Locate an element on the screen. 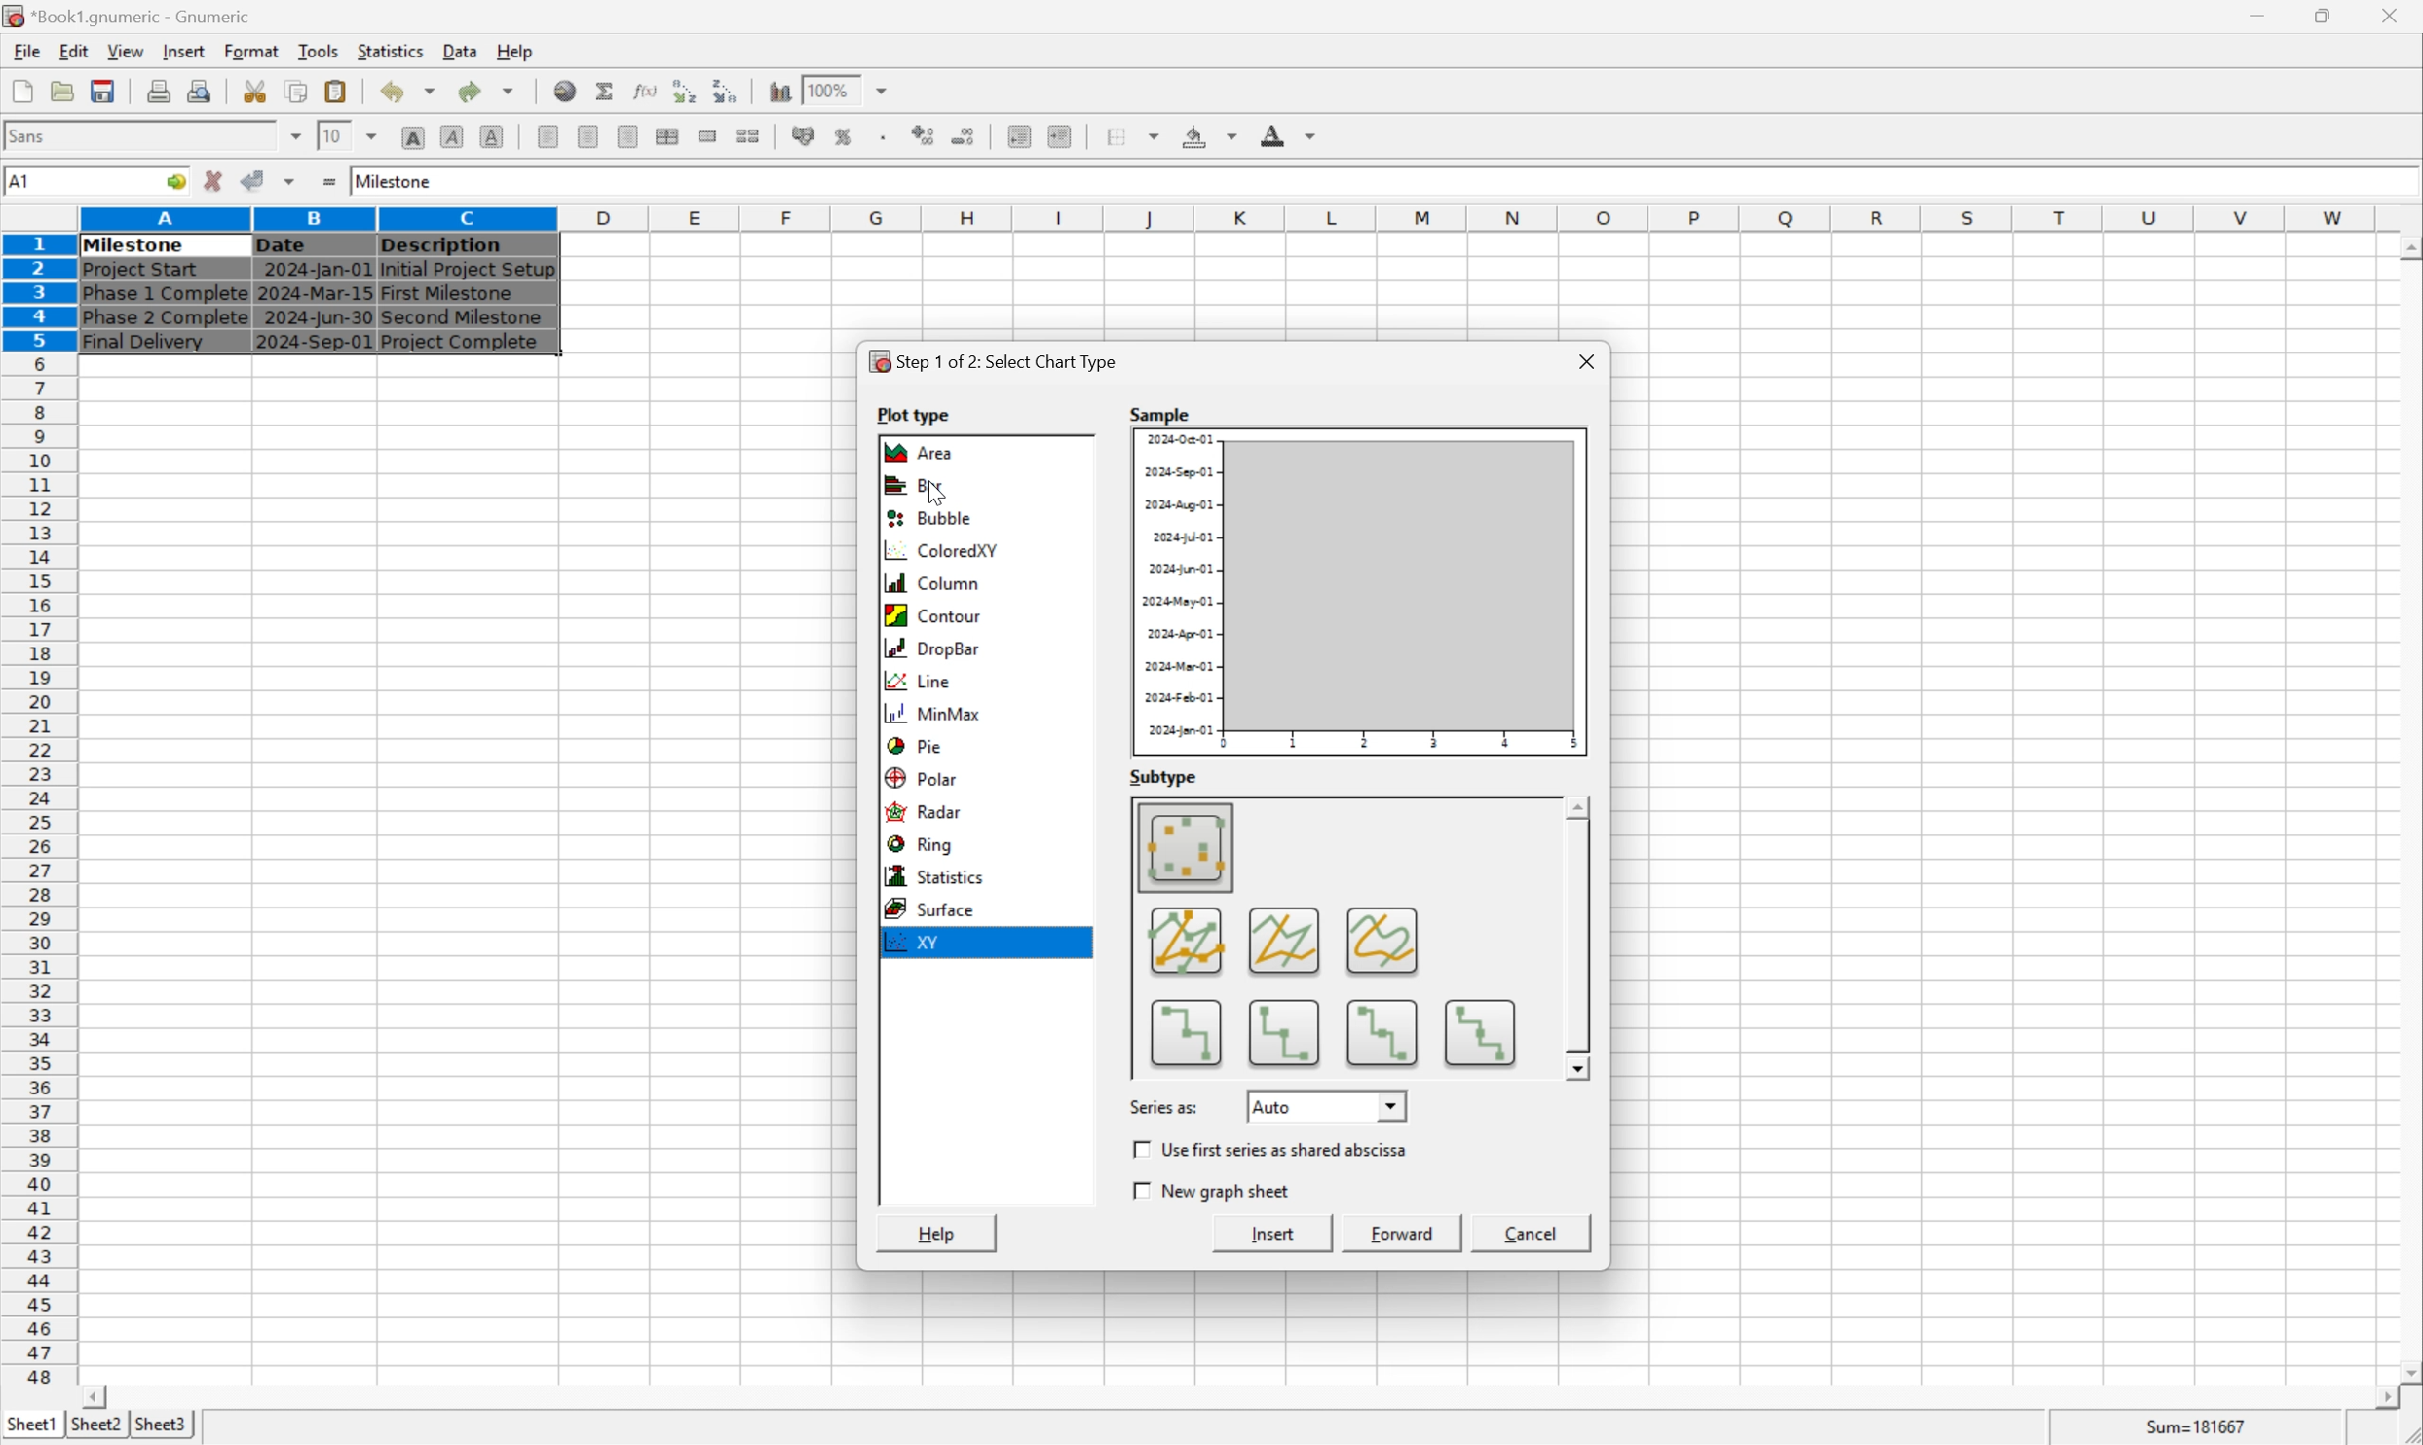 The height and width of the screenshot is (1445, 2423). underline is located at coordinates (492, 136).